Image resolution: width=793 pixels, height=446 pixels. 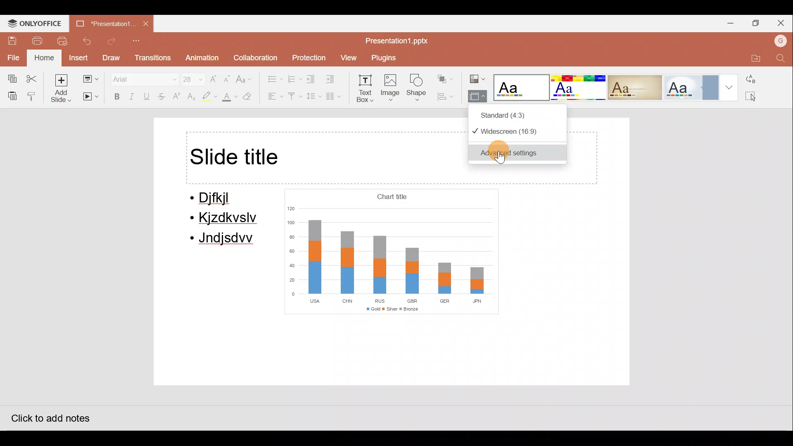 What do you see at coordinates (37, 40) in the screenshot?
I see `Print file` at bounding box center [37, 40].